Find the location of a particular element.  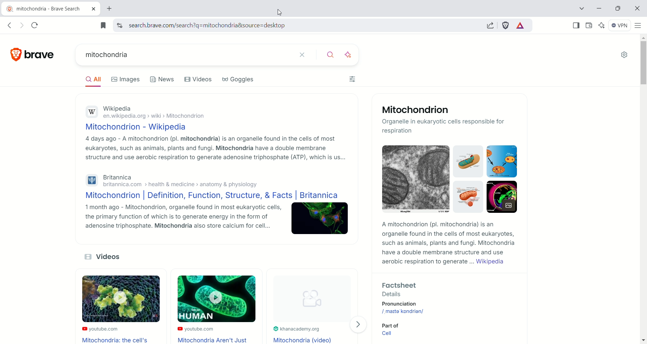

close is located at coordinates (637, 9).